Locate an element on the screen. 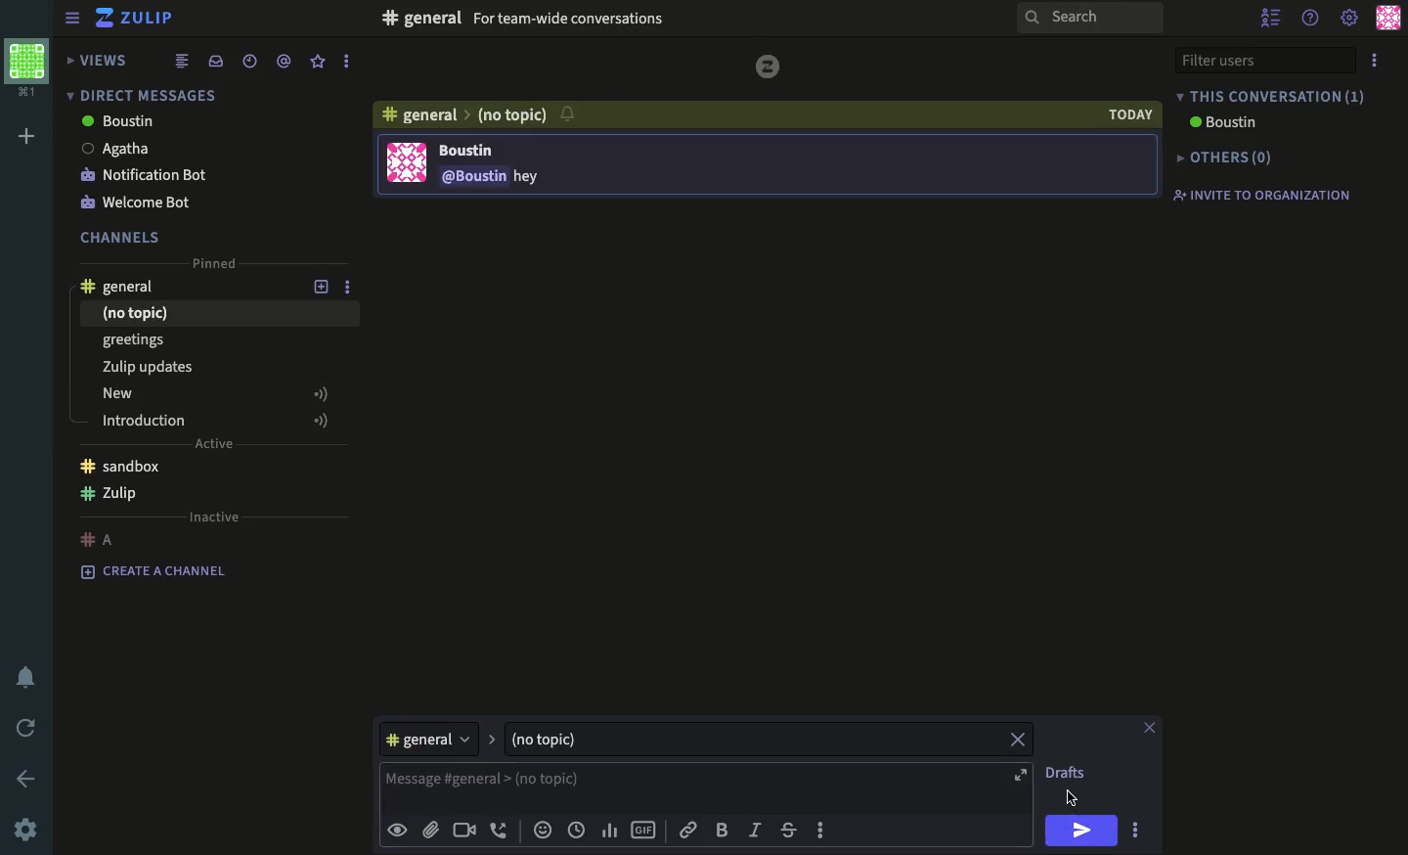 The height and width of the screenshot is (855, 1408). welcome bot is located at coordinates (139, 204).